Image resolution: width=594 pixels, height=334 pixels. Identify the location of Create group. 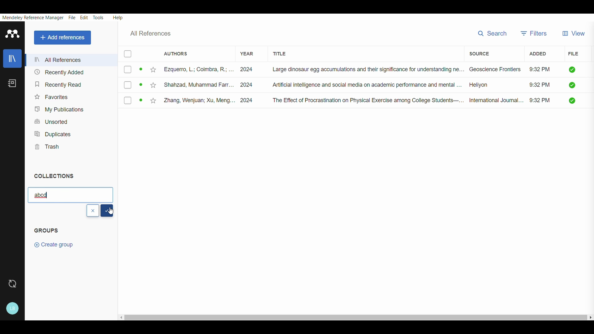
(56, 248).